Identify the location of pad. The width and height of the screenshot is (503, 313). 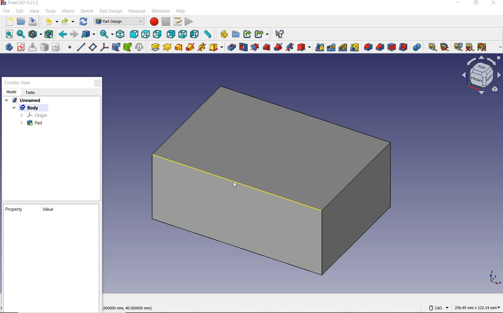
(30, 124).